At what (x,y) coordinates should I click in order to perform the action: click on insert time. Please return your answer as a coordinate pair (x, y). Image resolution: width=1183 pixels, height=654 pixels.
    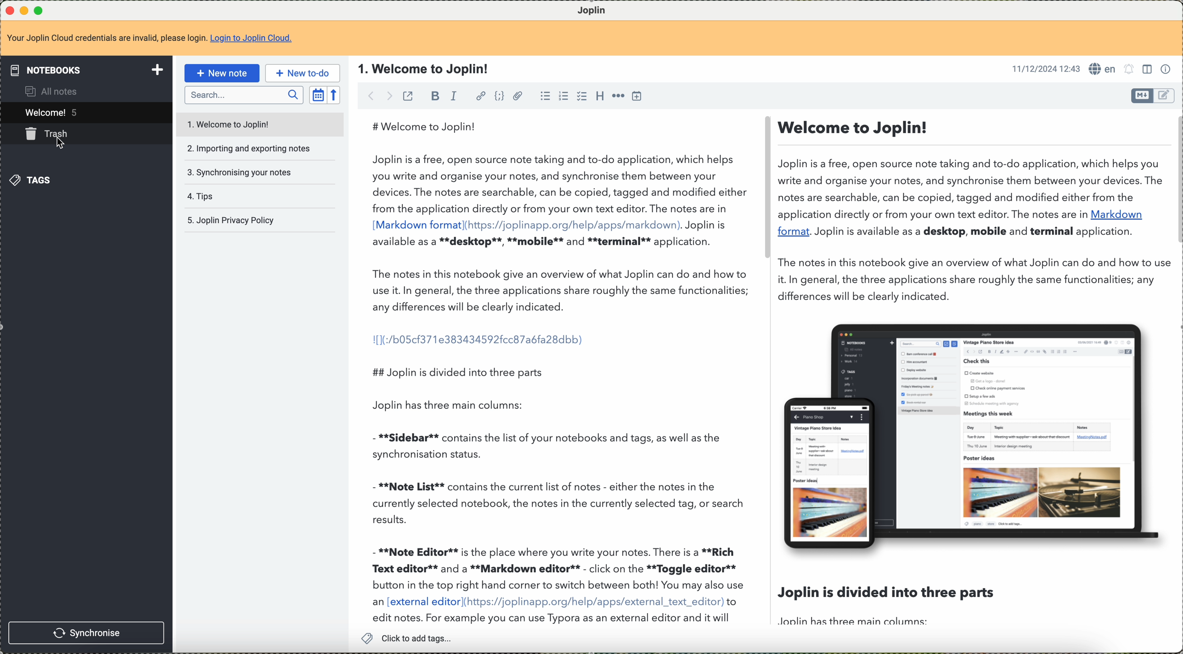
    Looking at the image, I should click on (637, 96).